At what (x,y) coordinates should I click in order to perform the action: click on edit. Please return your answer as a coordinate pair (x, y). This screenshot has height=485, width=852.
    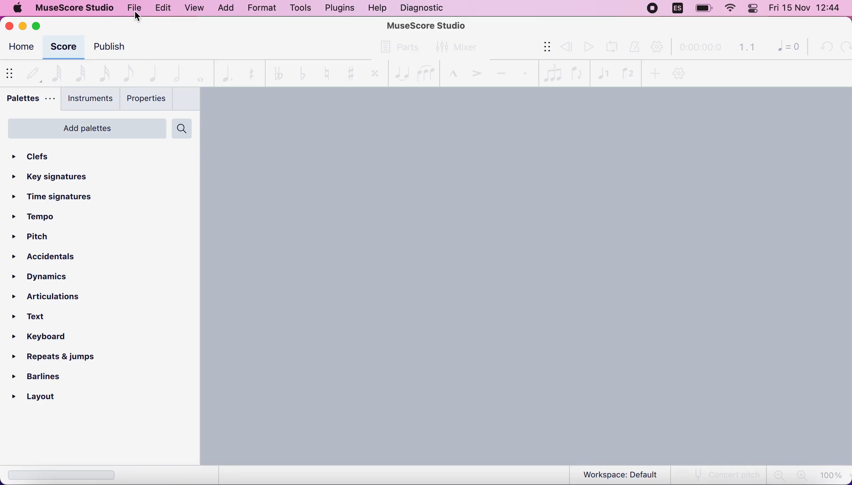
    Looking at the image, I should click on (161, 7).